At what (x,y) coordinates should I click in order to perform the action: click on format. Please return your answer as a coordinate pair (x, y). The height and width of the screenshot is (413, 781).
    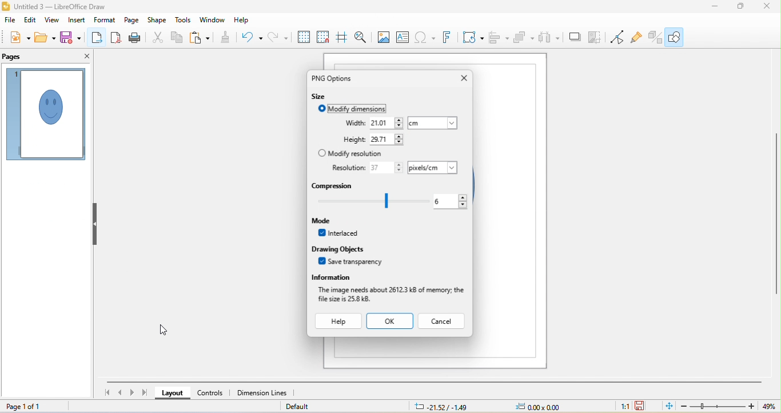
    Looking at the image, I should click on (103, 20).